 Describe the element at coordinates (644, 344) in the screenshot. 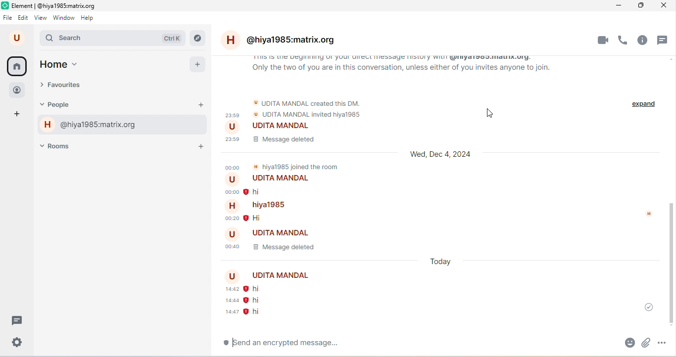

I see `more option` at that location.